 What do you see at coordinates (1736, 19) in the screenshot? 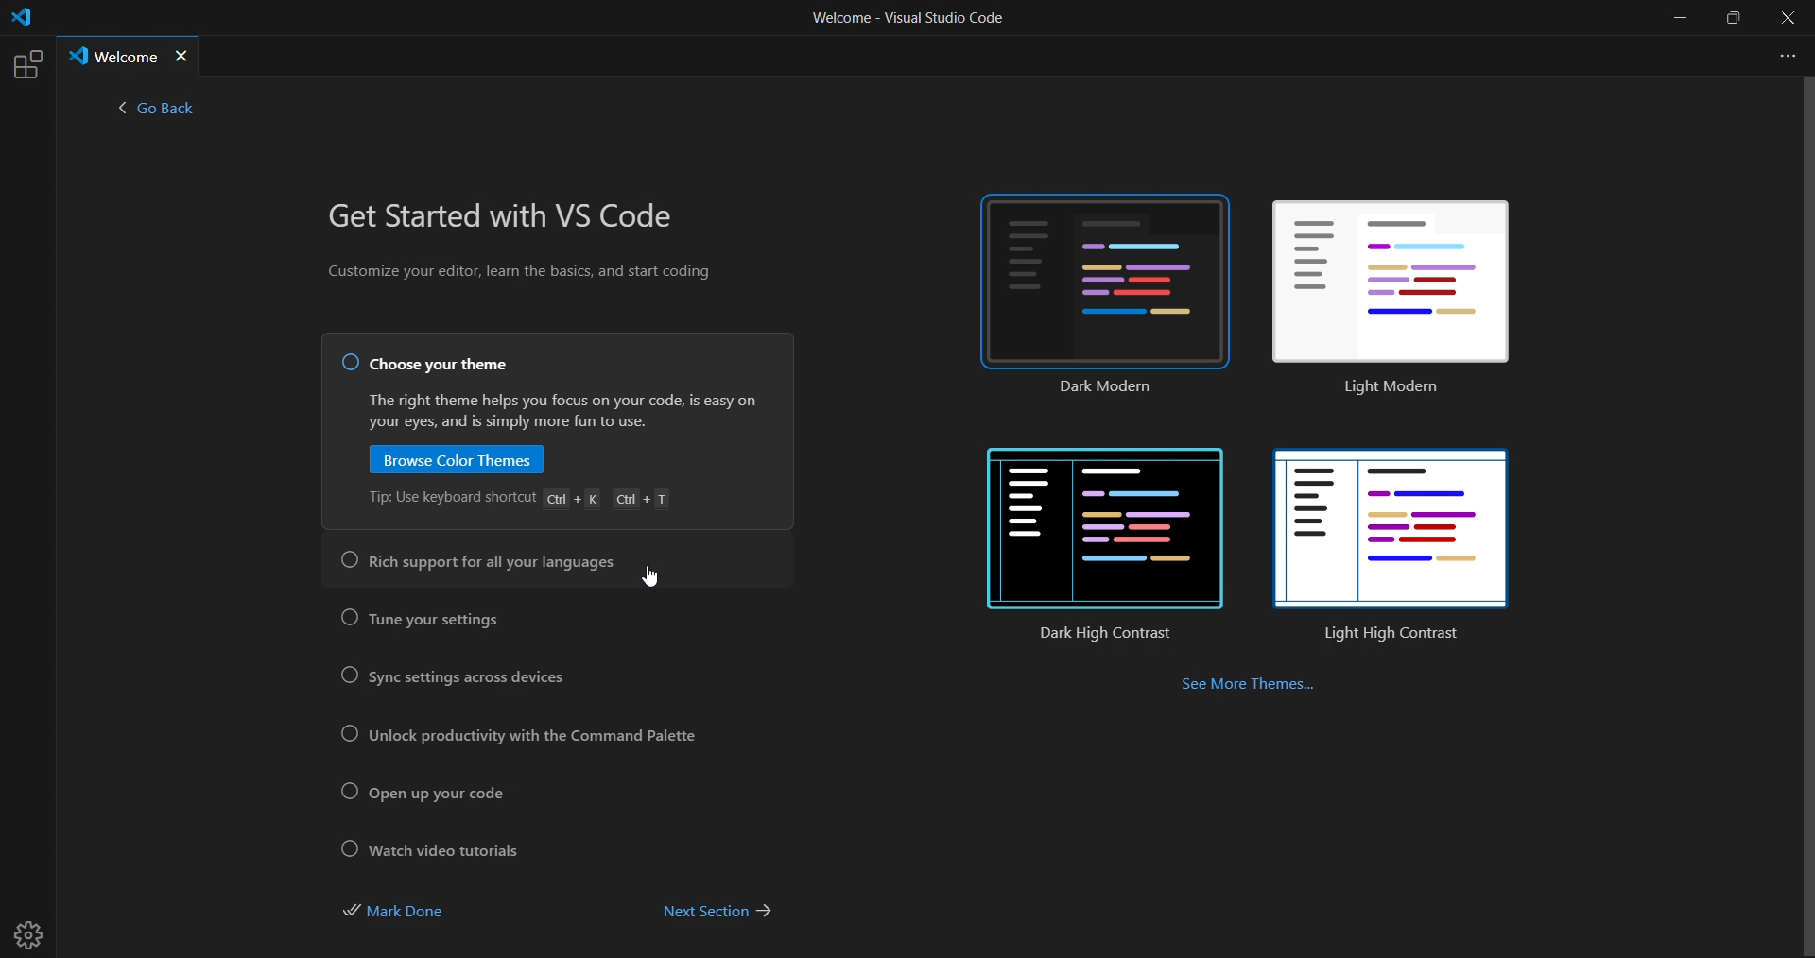
I see `maximize` at bounding box center [1736, 19].